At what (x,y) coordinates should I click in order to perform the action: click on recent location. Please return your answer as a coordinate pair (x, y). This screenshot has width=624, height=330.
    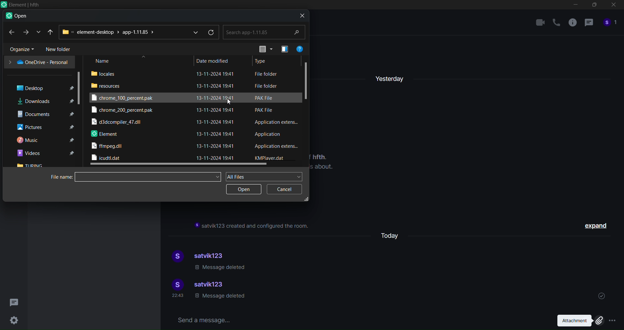
    Looking at the image, I should click on (37, 32).